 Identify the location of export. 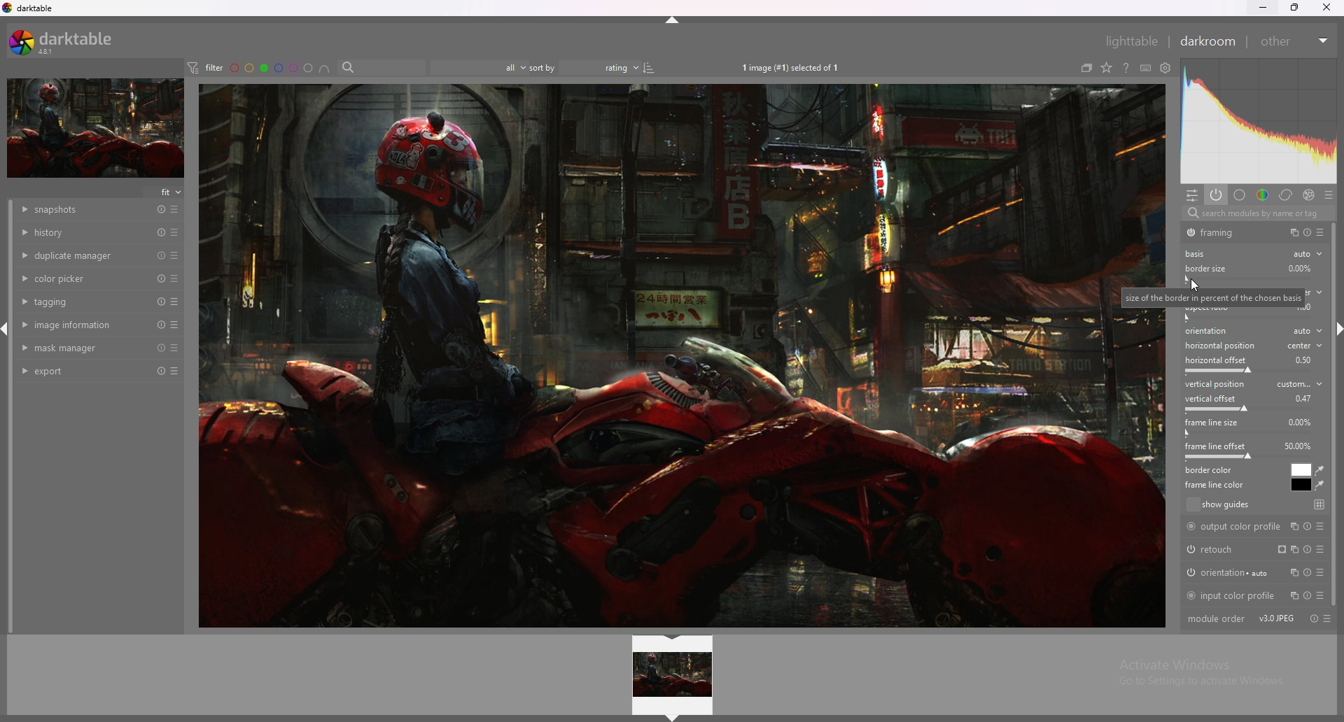
(83, 371).